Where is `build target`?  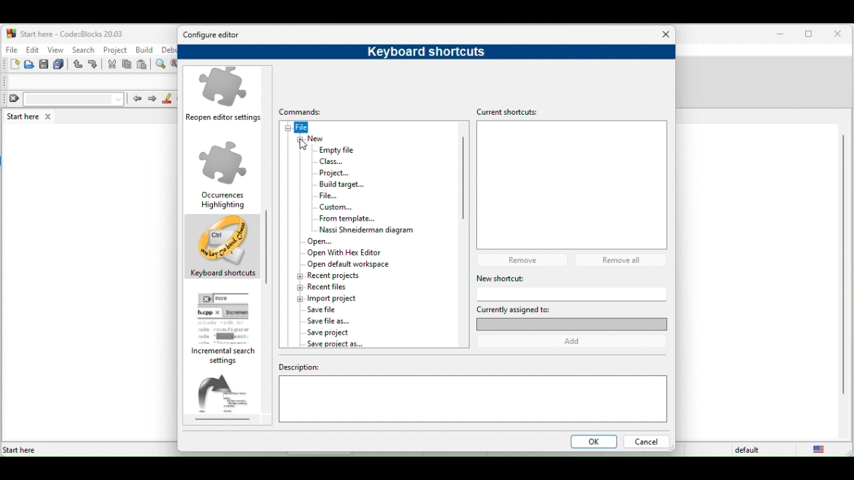 build target is located at coordinates (342, 185).